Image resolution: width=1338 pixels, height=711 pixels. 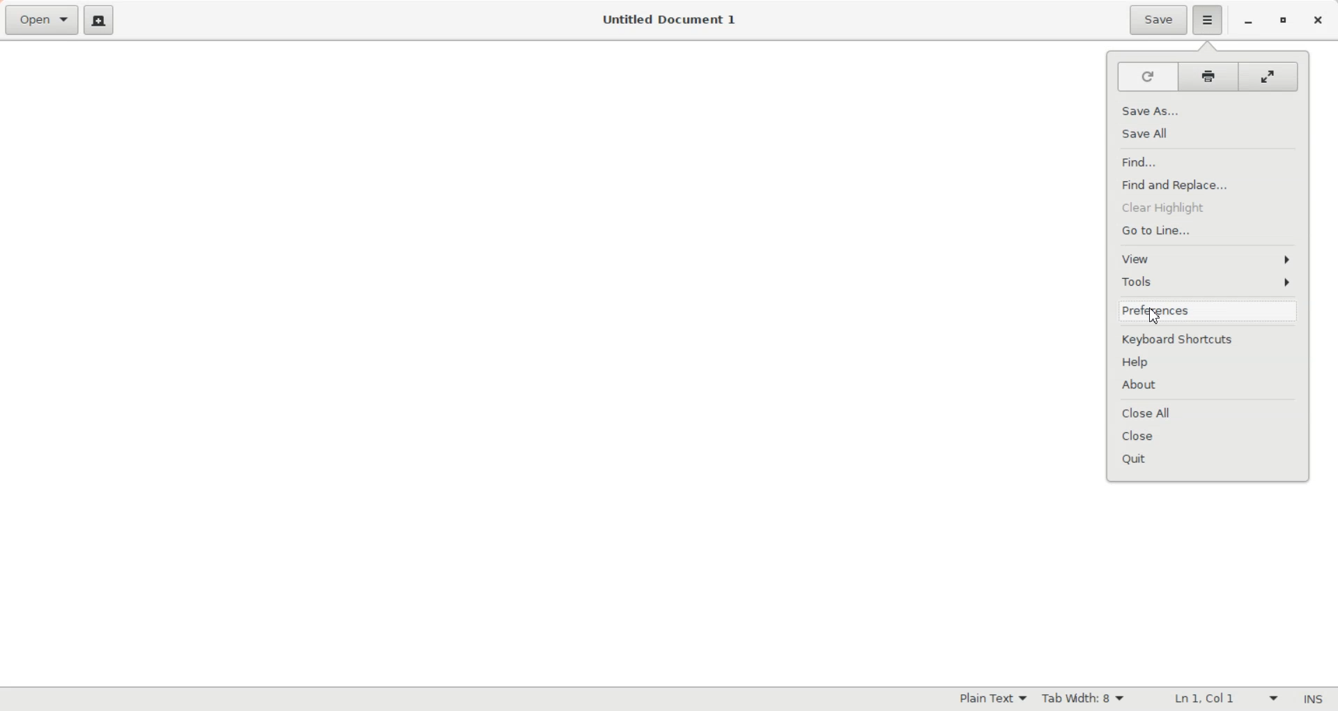 What do you see at coordinates (1213, 699) in the screenshot?
I see `Line Column` at bounding box center [1213, 699].